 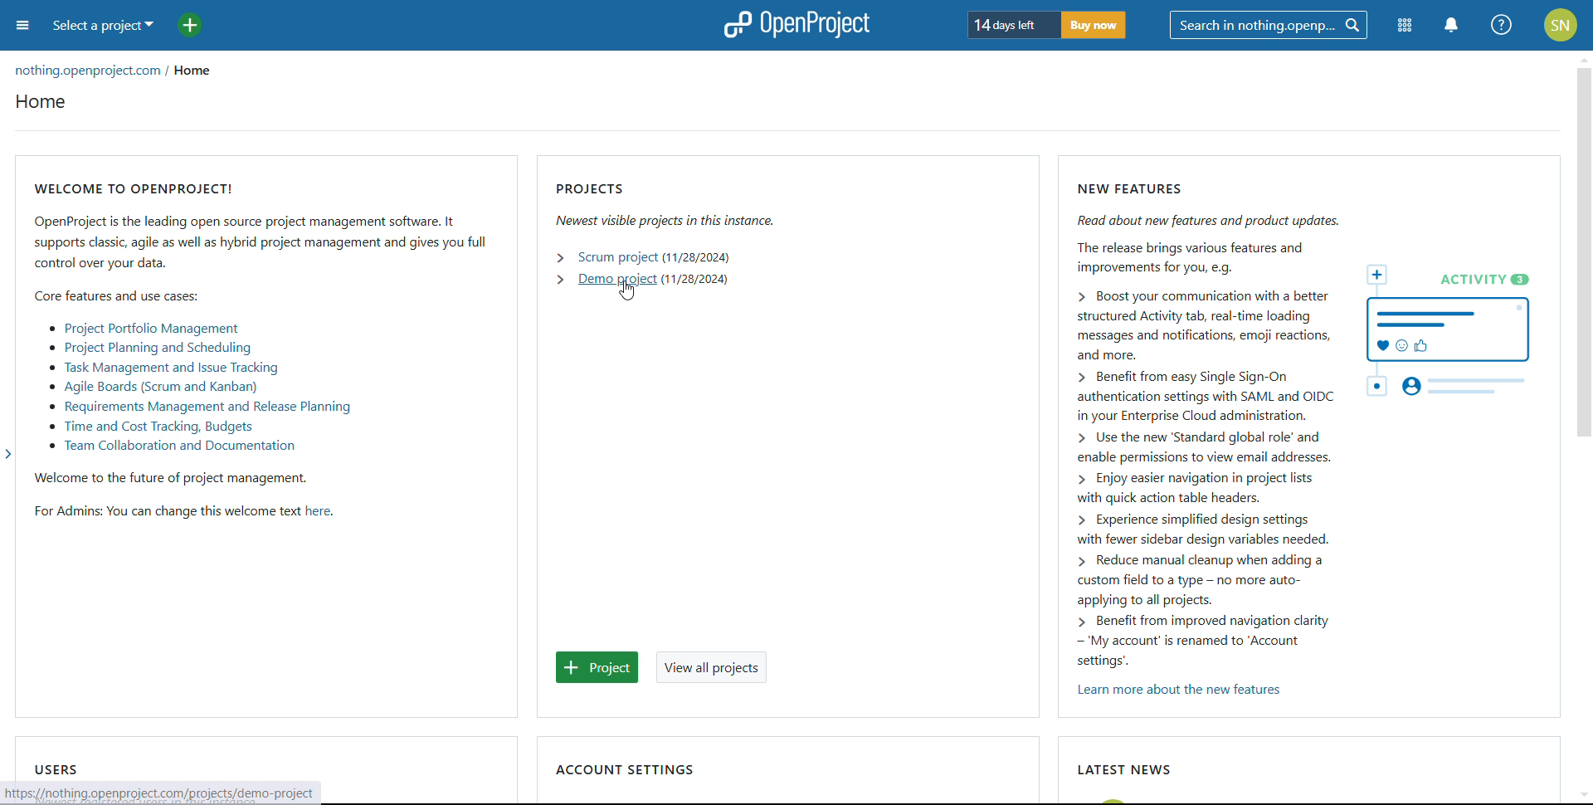 I want to click on learn more about new features, so click(x=1181, y=690).